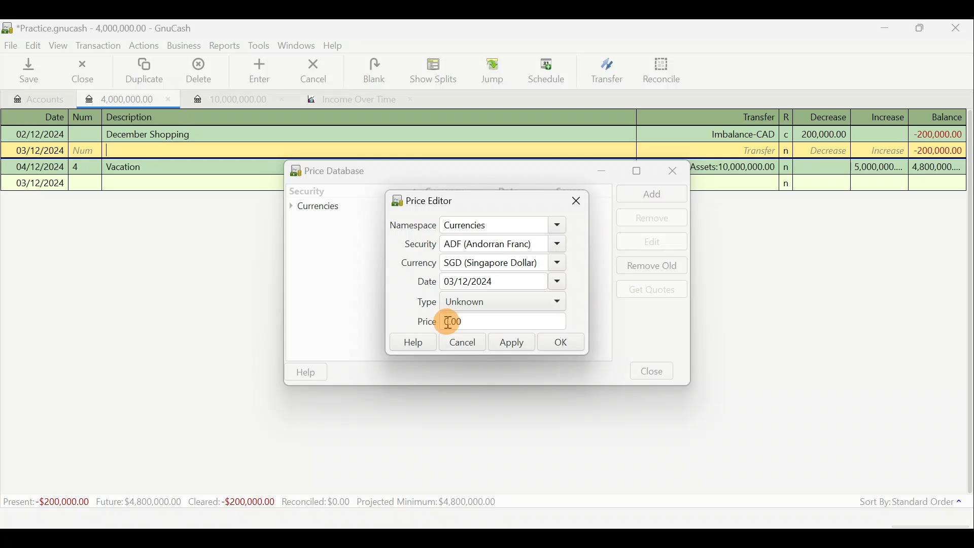 The height and width of the screenshot is (548, 974). I want to click on Assets:10,000,000.00, so click(733, 165).